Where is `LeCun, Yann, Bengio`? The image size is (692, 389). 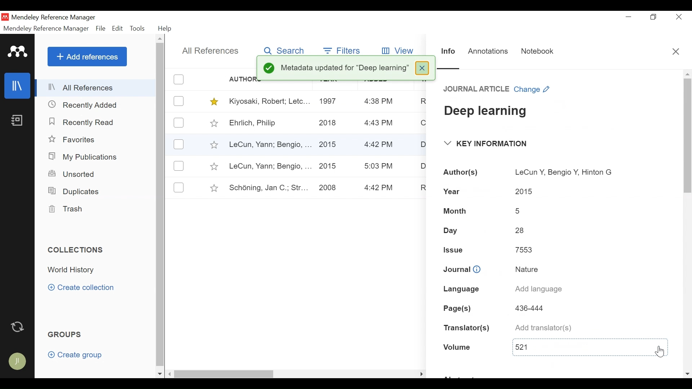
LeCun, Yann, Bengio is located at coordinates (269, 145).